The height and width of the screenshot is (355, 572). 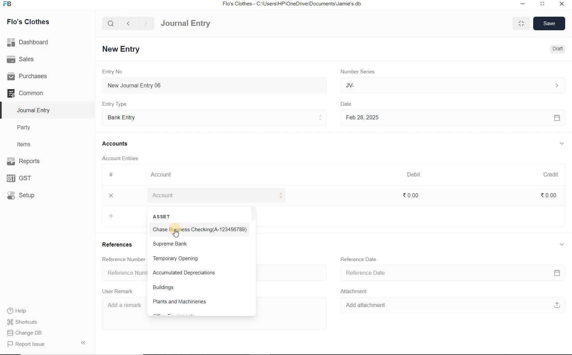 What do you see at coordinates (215, 117) in the screenshot?
I see `Entry Type` at bounding box center [215, 117].